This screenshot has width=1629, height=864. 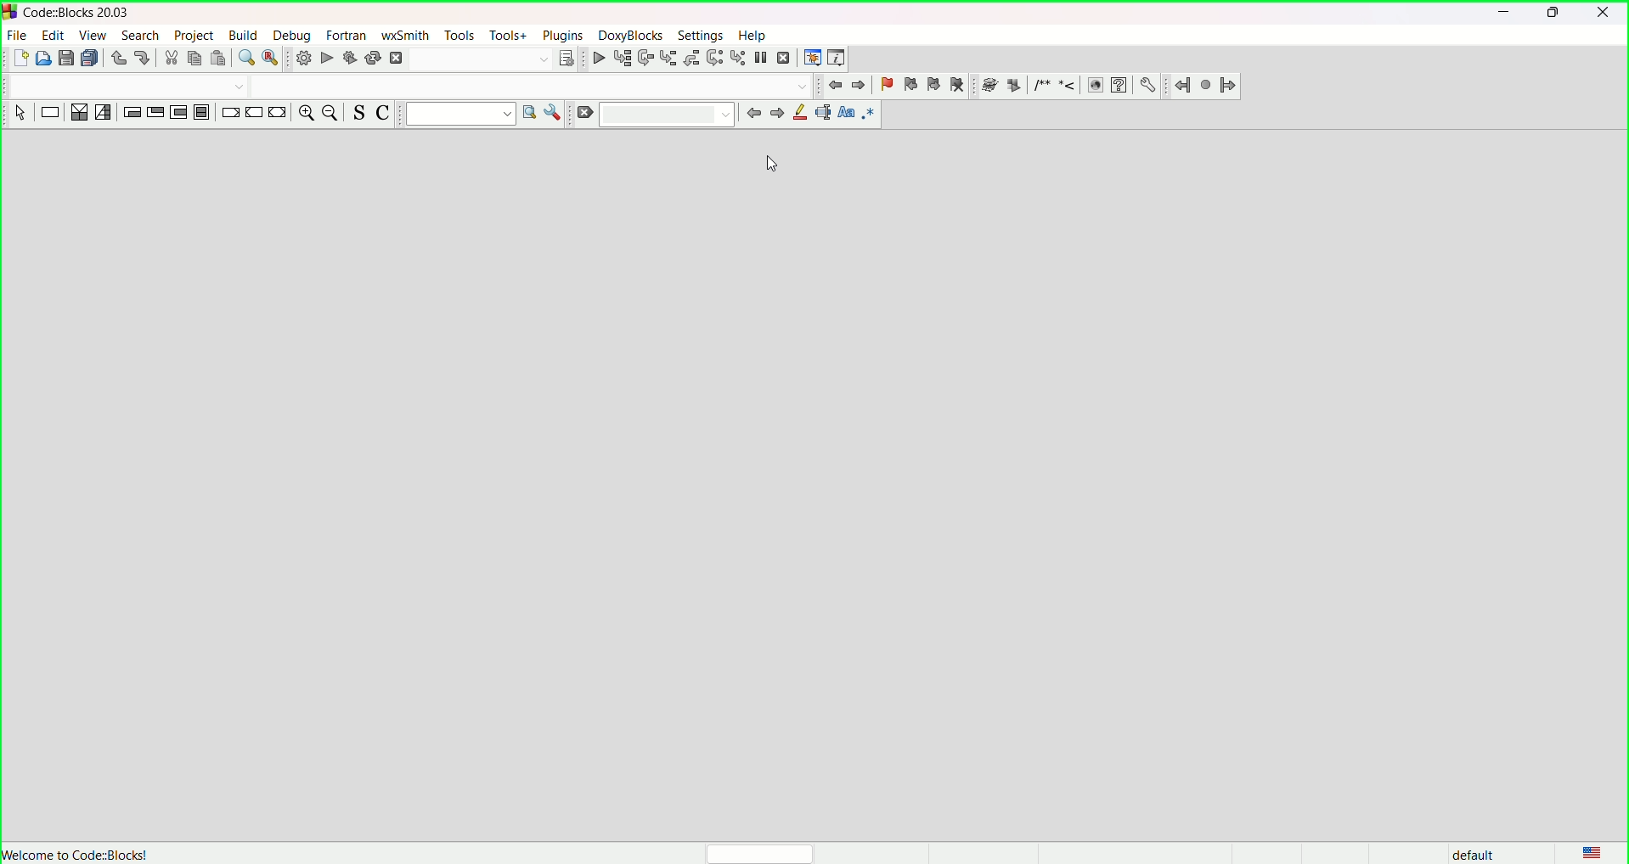 What do you see at coordinates (1013, 87) in the screenshot?
I see `Extract` at bounding box center [1013, 87].